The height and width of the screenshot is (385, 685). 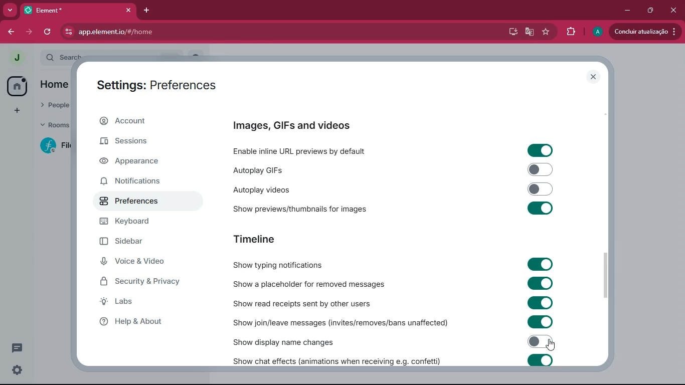 I want to click on tab, so click(x=64, y=11).